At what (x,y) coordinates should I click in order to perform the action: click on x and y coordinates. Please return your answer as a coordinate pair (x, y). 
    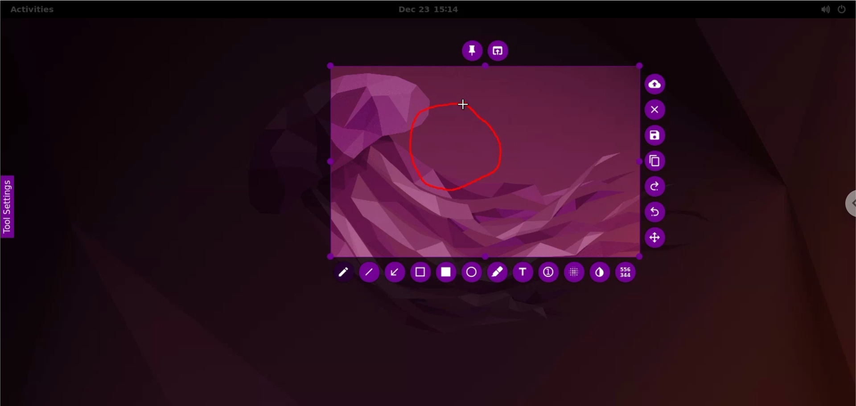
    Looking at the image, I should click on (627, 274).